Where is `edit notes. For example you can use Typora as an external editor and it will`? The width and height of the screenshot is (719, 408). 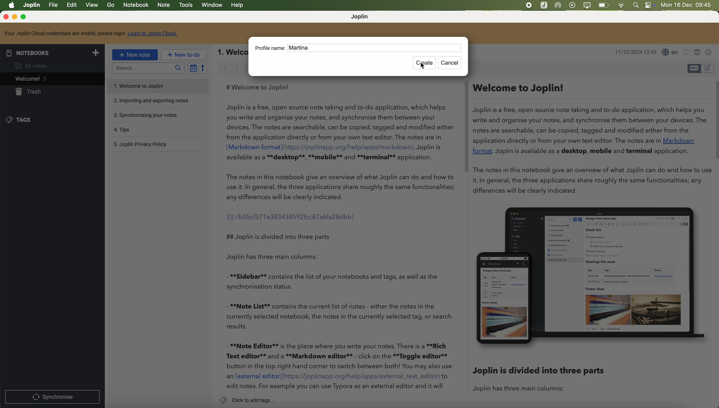
edit notes. For example you can use Typora as an external editor and it will is located at coordinates (336, 387).